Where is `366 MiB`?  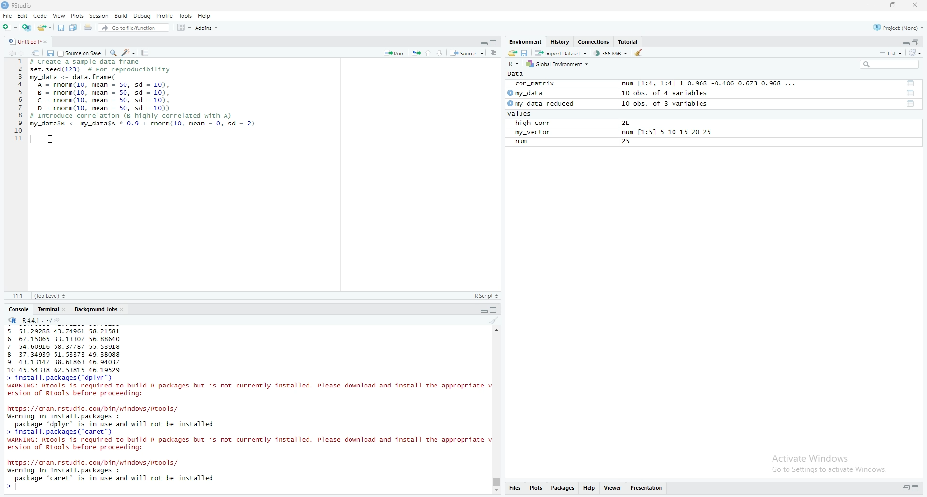 366 MiB is located at coordinates (611, 53).